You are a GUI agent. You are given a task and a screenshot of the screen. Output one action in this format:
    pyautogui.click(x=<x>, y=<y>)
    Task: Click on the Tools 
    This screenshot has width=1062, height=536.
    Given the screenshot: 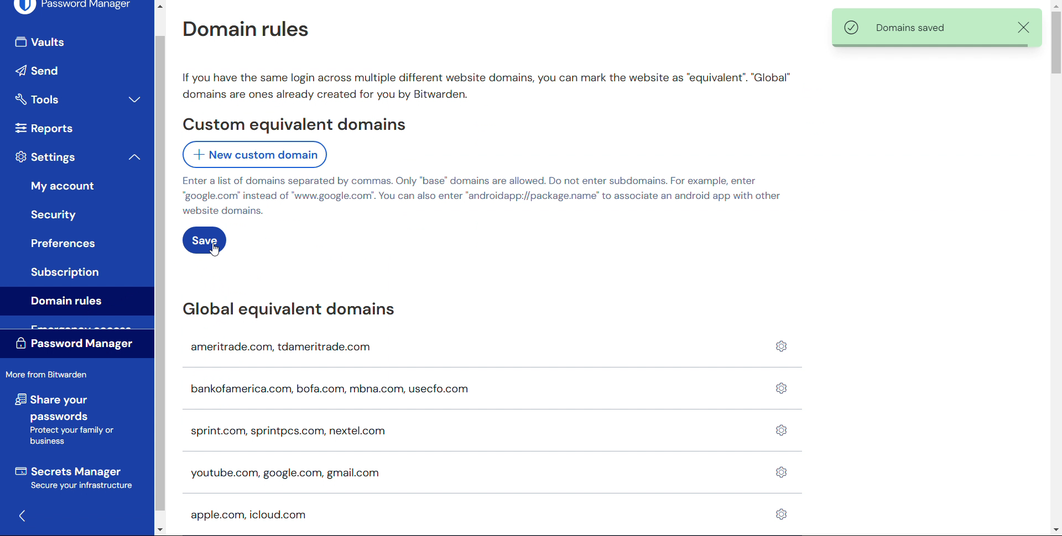 What is the action you would take?
    pyautogui.click(x=58, y=98)
    